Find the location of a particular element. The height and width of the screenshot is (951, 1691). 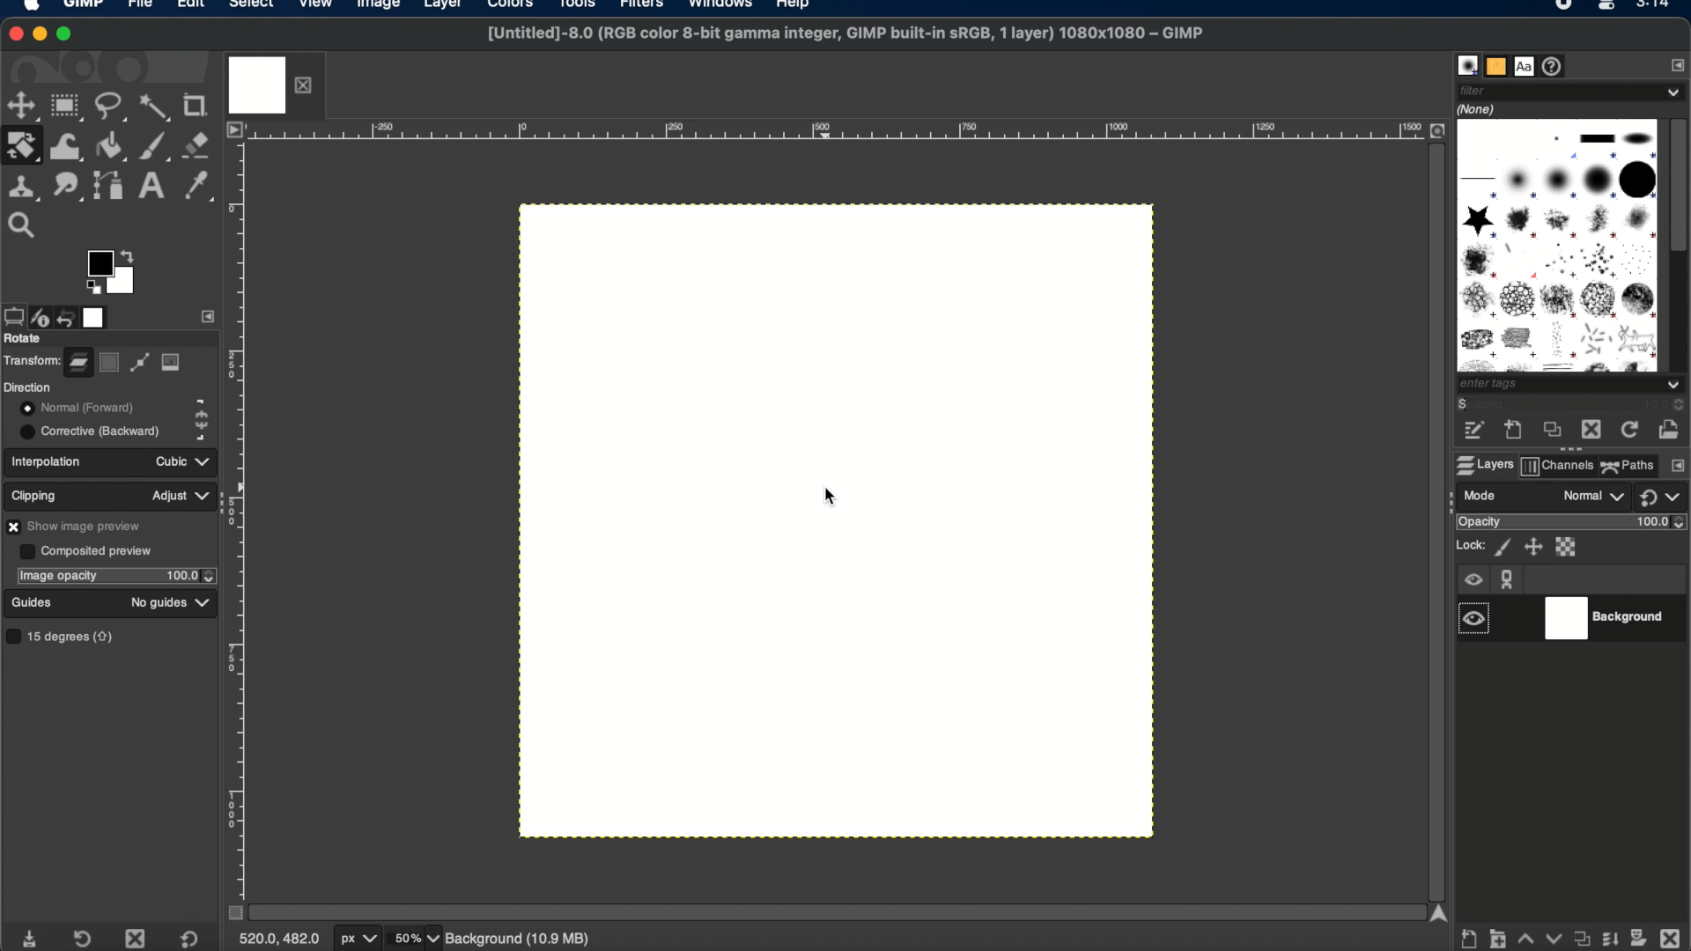

spacing stepper buttons is located at coordinates (1673, 405).